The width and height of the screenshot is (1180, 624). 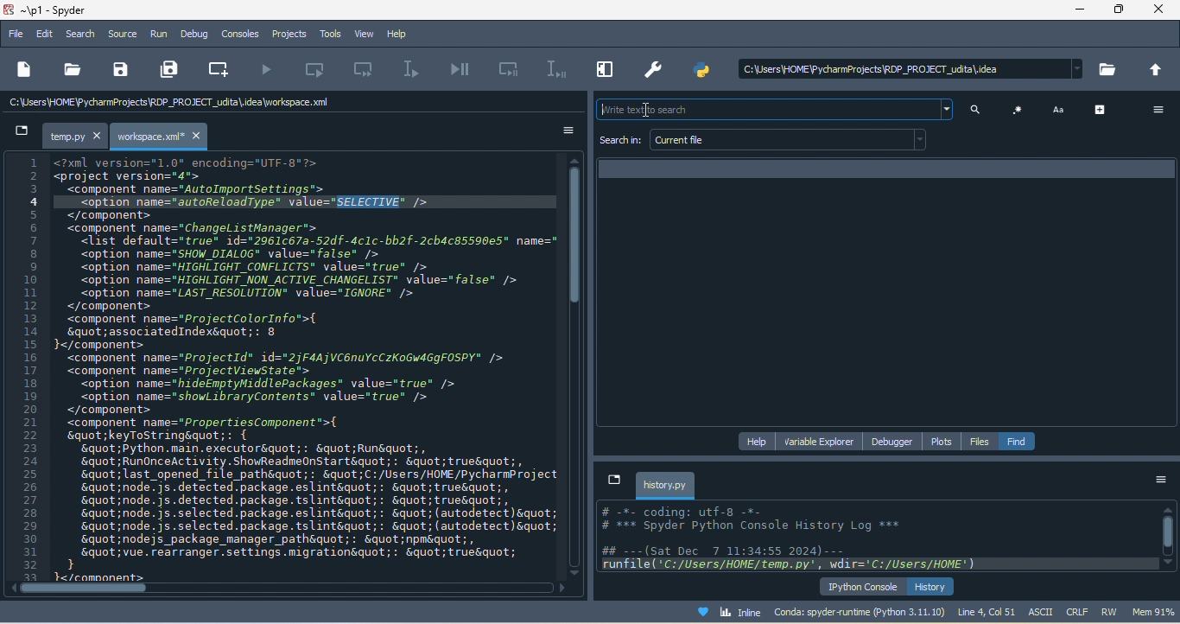 I want to click on plots, so click(x=943, y=441).